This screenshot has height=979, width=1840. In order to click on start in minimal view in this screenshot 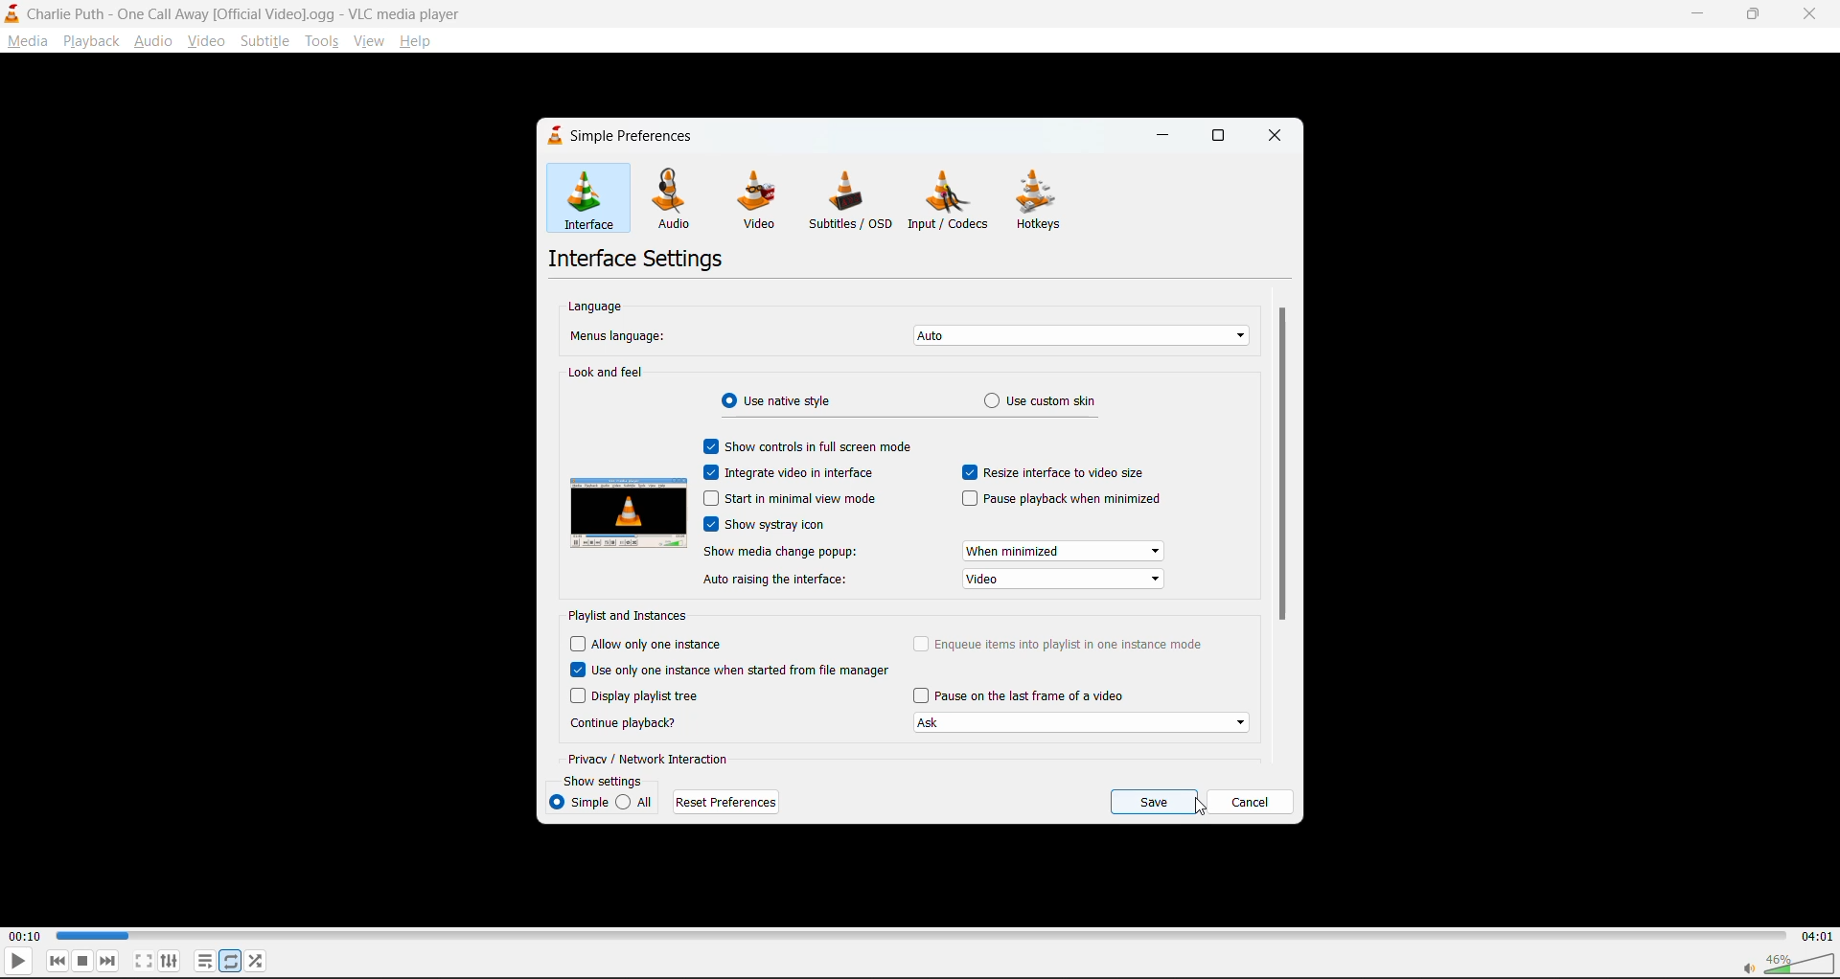, I will do `click(804, 498)`.